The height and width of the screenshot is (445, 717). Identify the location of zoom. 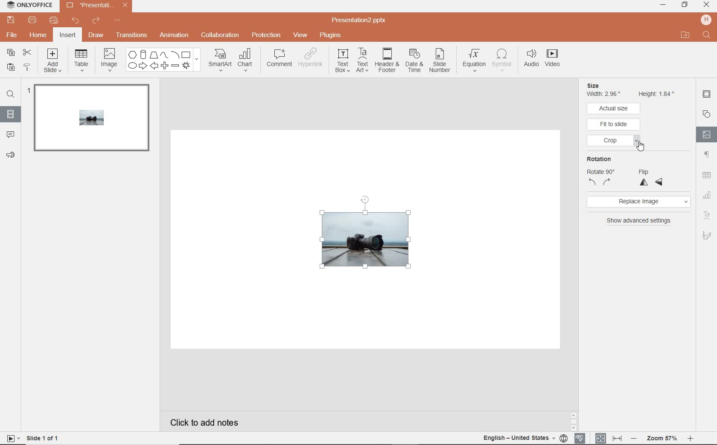
(662, 437).